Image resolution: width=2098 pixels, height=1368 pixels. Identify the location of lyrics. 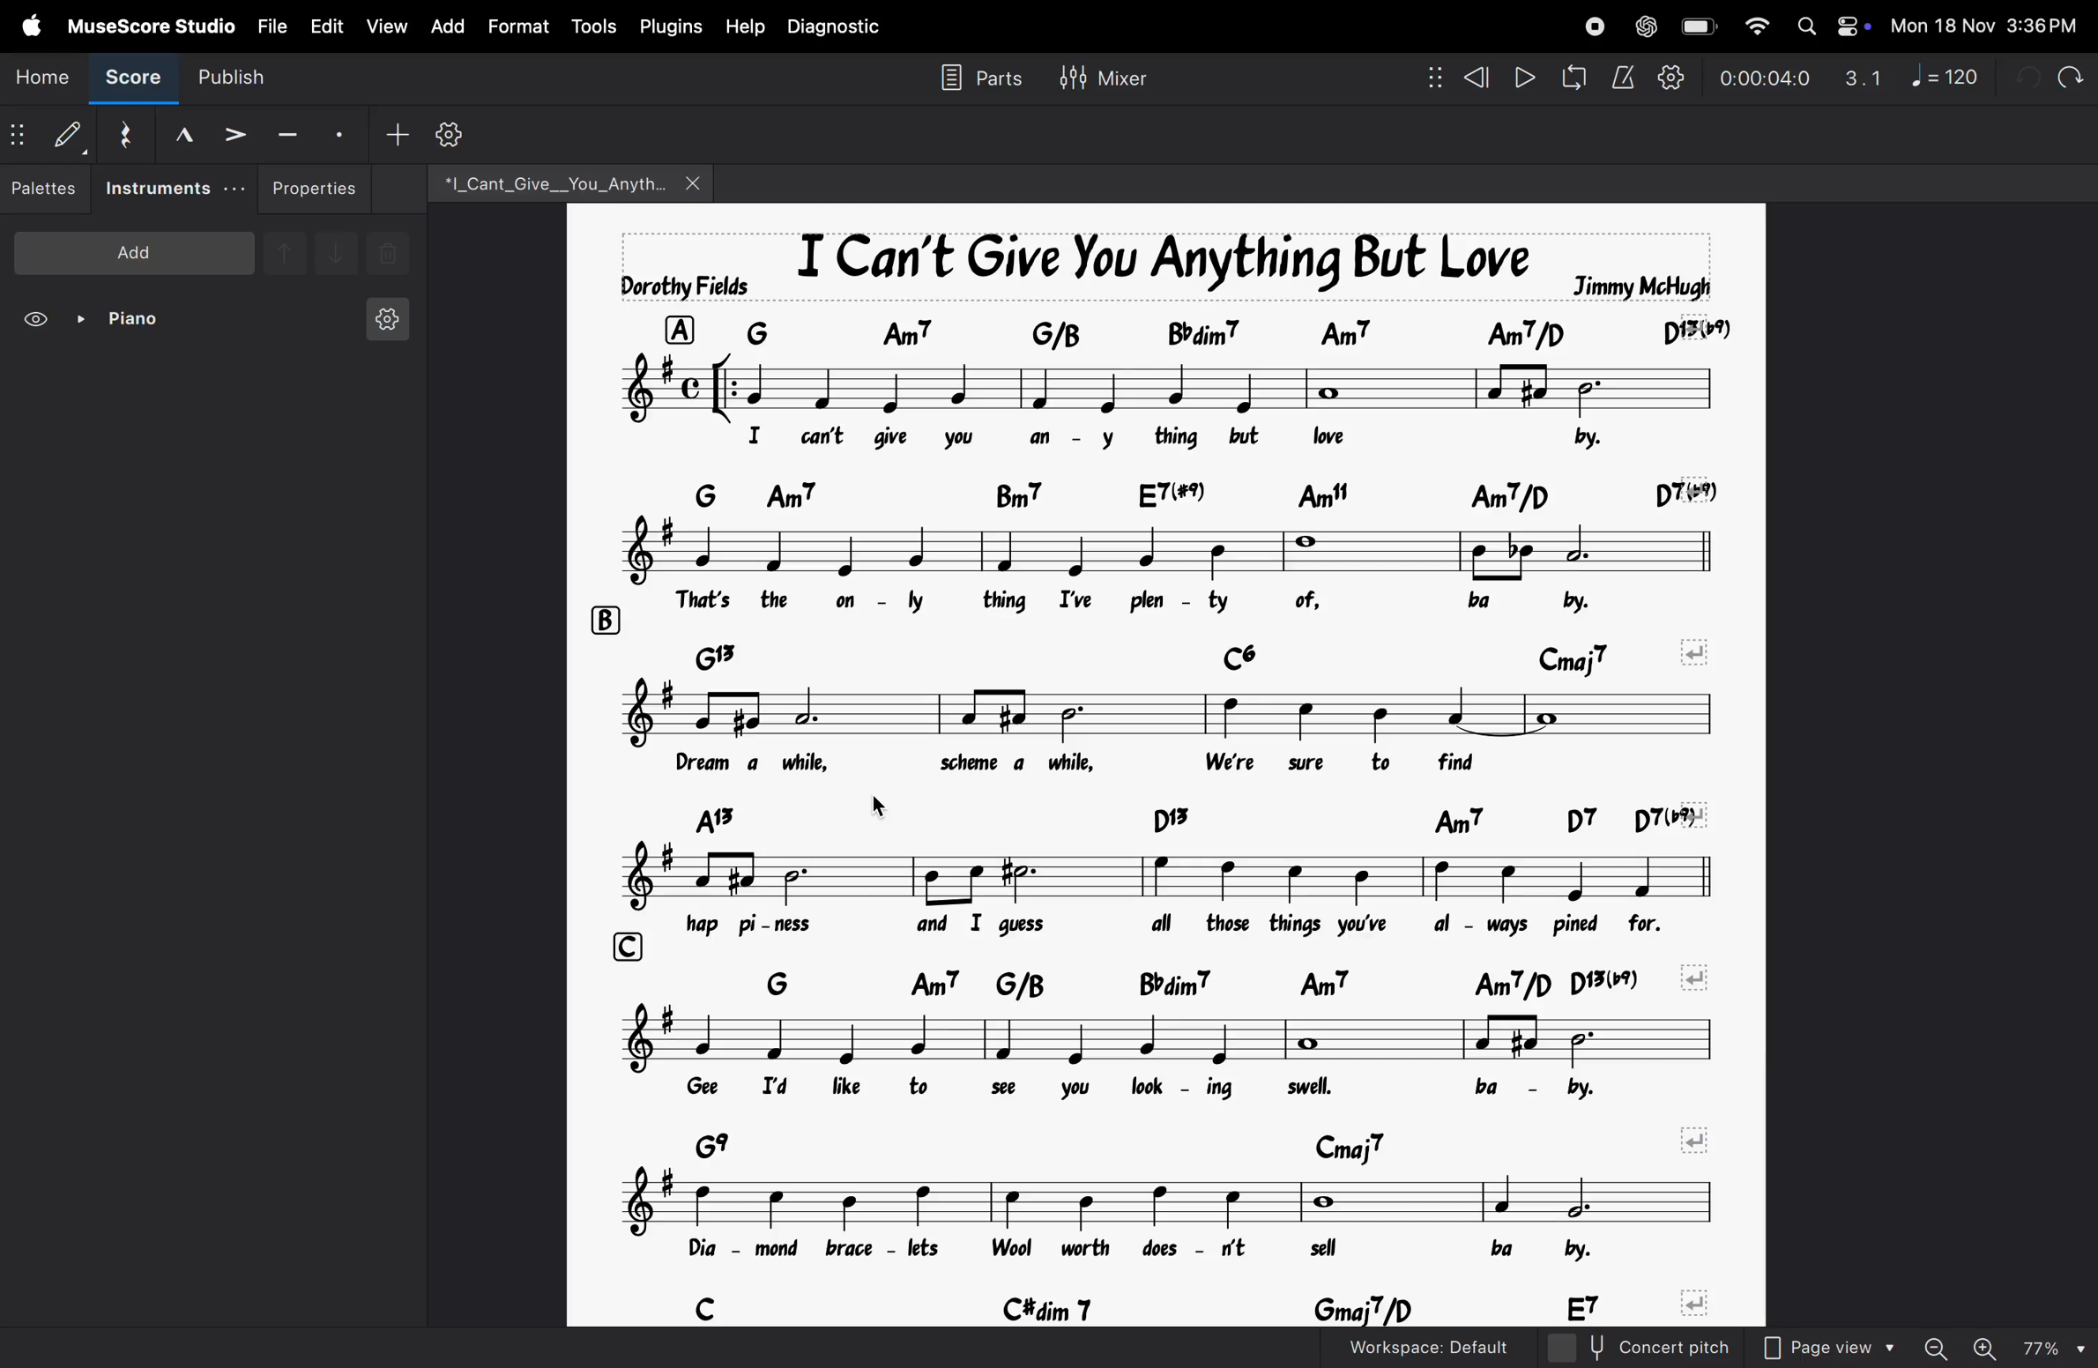
(1206, 1256).